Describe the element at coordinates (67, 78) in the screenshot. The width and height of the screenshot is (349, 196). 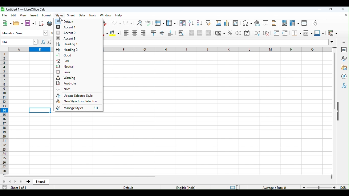
I see `warning` at that location.